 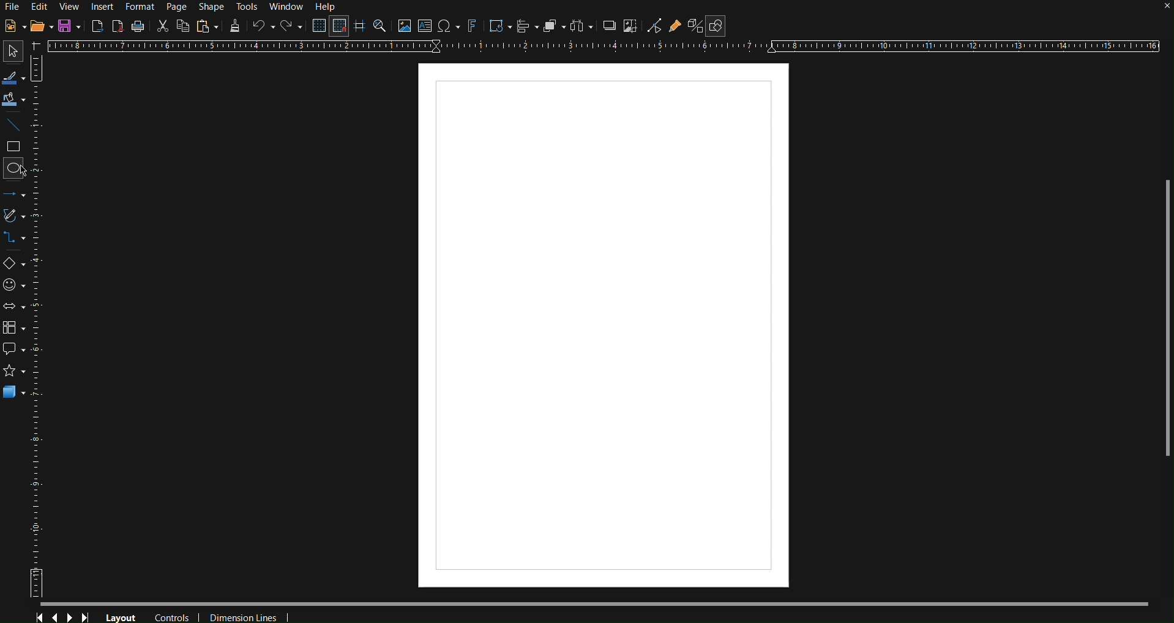 What do you see at coordinates (248, 7) in the screenshot?
I see `Tools` at bounding box center [248, 7].